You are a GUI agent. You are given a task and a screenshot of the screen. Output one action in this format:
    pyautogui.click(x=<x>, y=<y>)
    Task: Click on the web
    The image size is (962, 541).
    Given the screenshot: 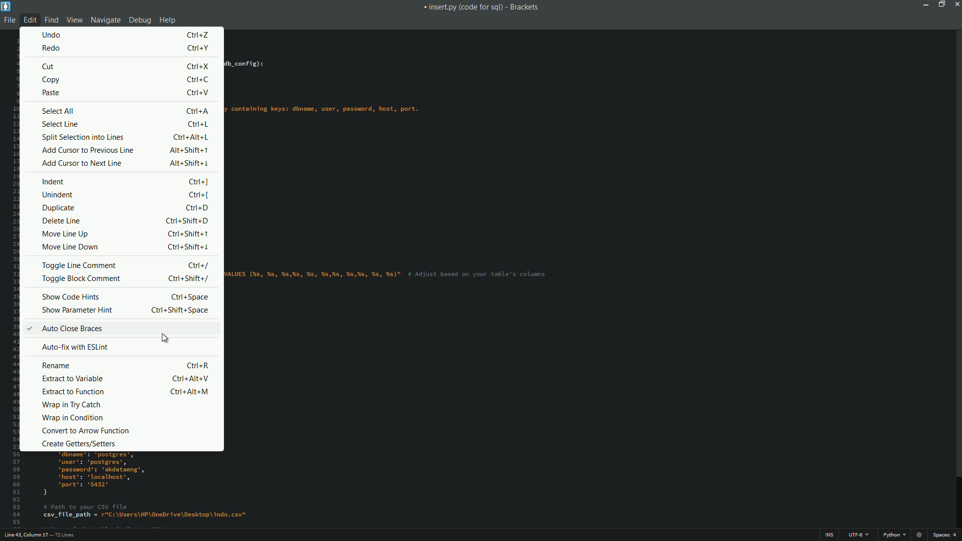 What is the action you would take?
    pyautogui.click(x=917, y=533)
    